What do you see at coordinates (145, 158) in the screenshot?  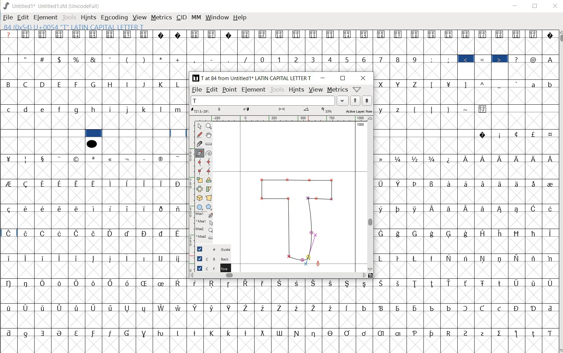 I see `Symbol` at bounding box center [145, 158].